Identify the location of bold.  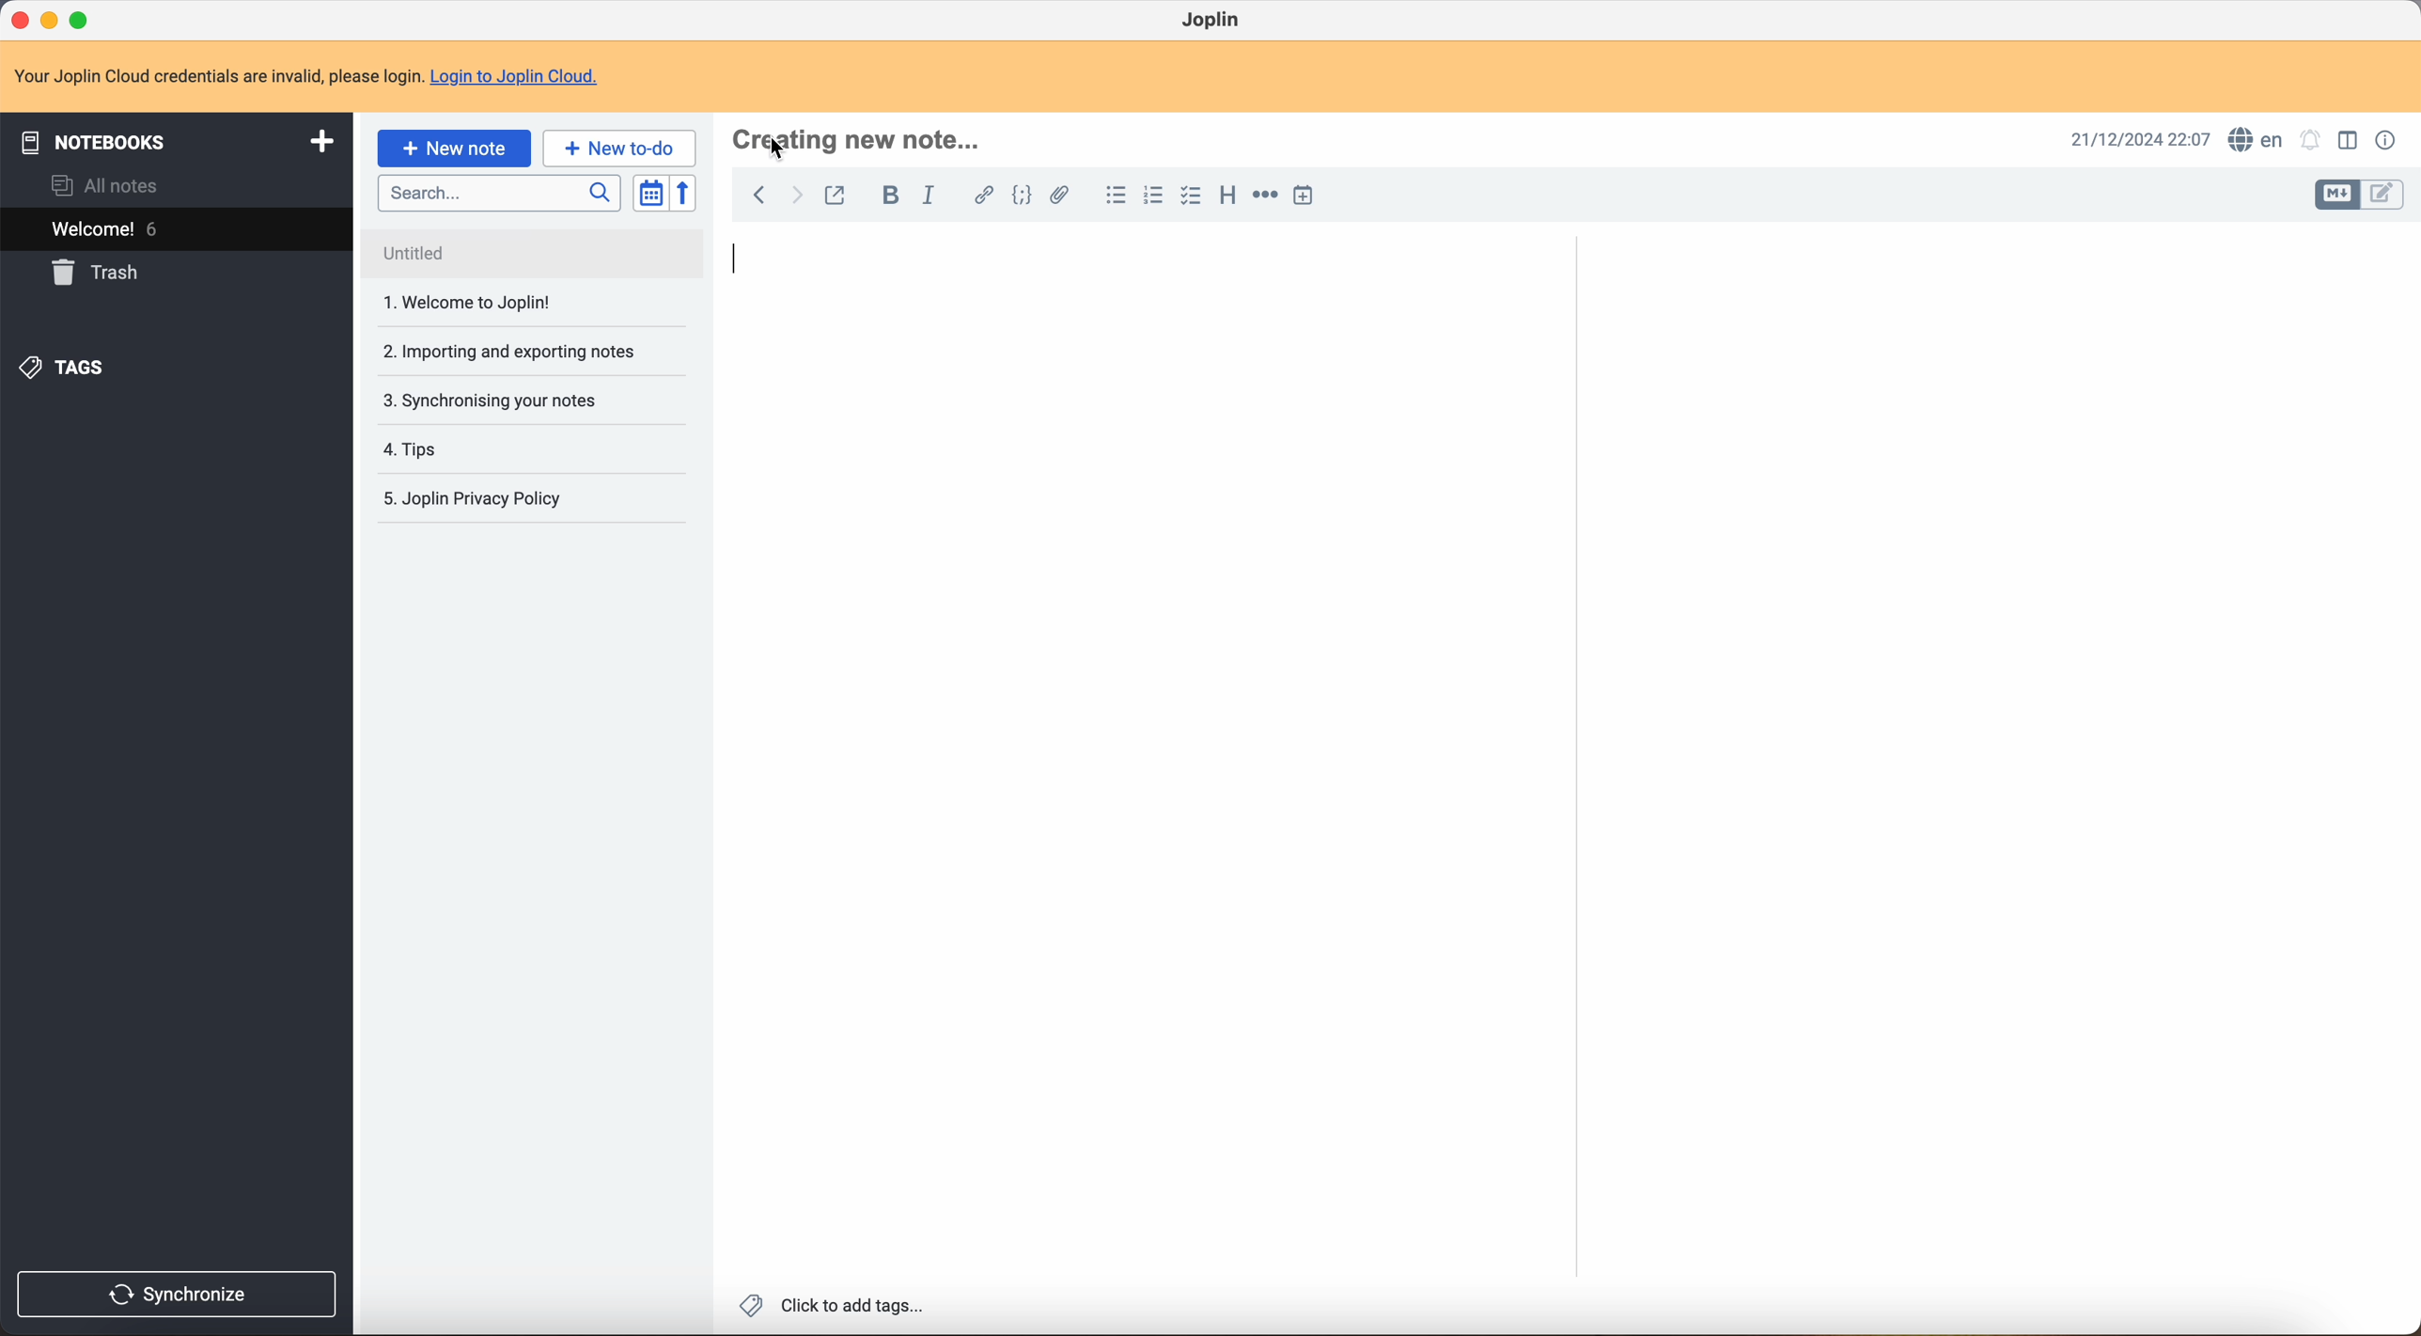
(893, 195).